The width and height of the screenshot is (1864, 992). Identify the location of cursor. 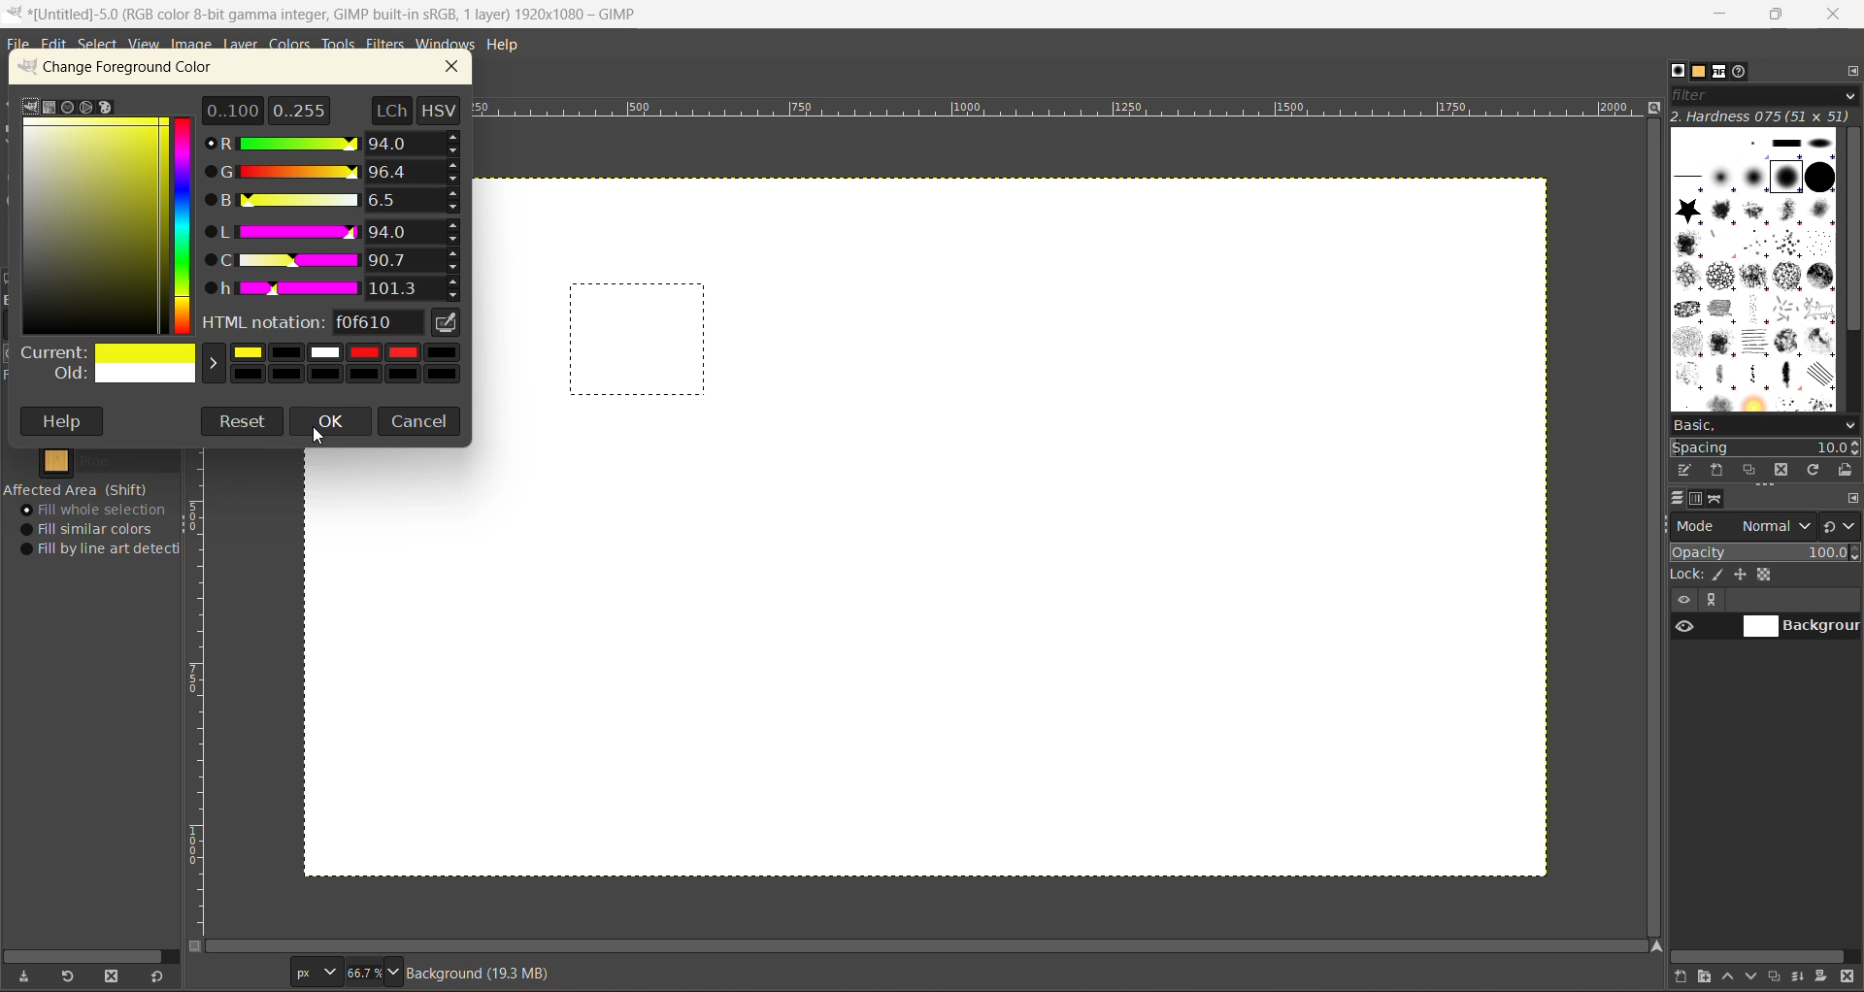
(330, 440).